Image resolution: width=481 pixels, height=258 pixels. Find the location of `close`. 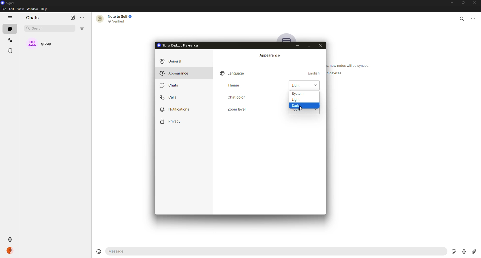

close is located at coordinates (321, 45).